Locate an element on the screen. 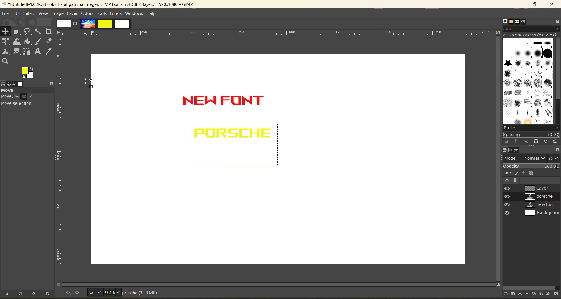  basic is located at coordinates (531, 127).